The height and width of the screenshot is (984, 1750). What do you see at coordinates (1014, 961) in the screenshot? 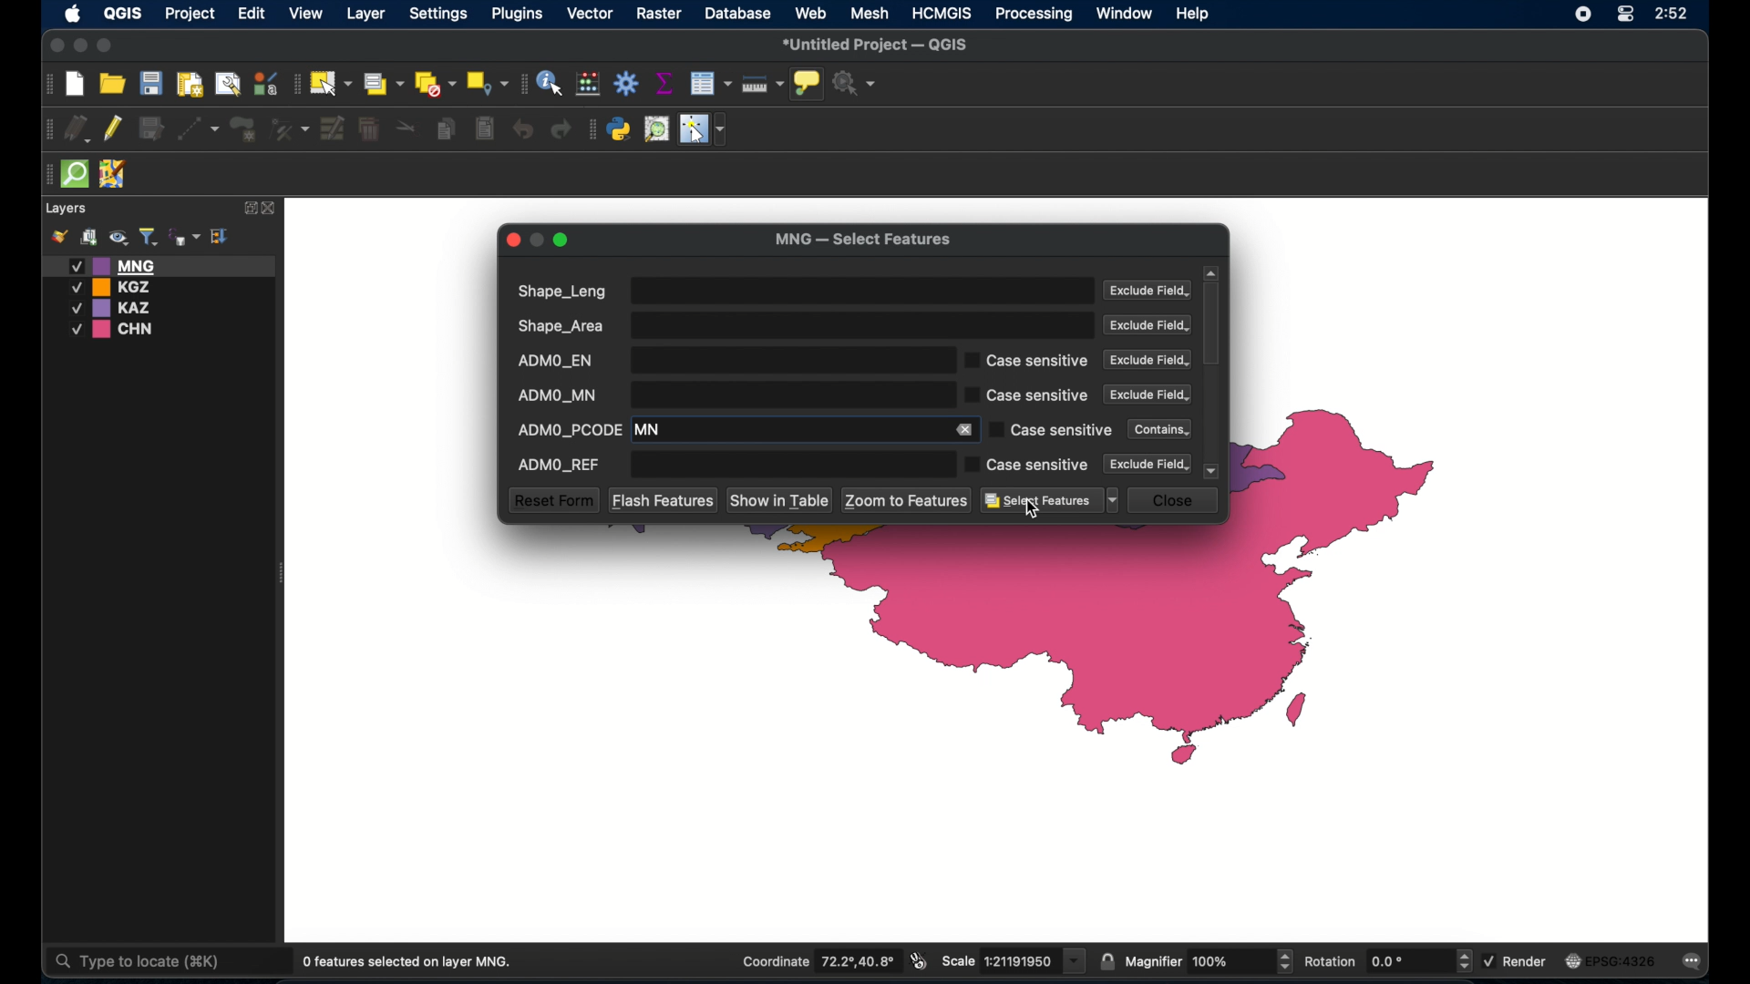
I see `scale 1:21191950` at bounding box center [1014, 961].